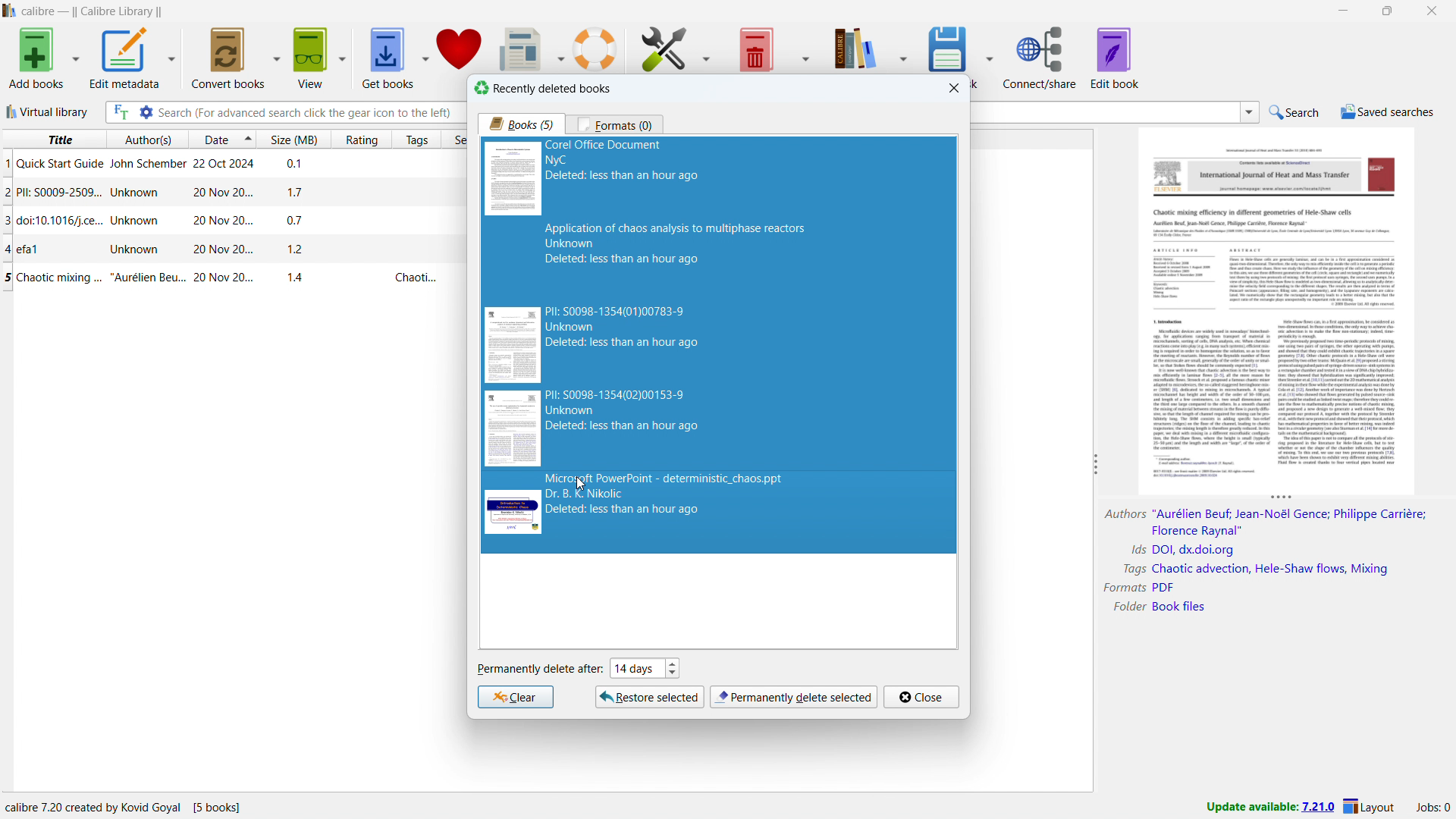 Image resolution: width=1456 pixels, height=819 pixels. What do you see at coordinates (229, 58) in the screenshot?
I see `convert books` at bounding box center [229, 58].